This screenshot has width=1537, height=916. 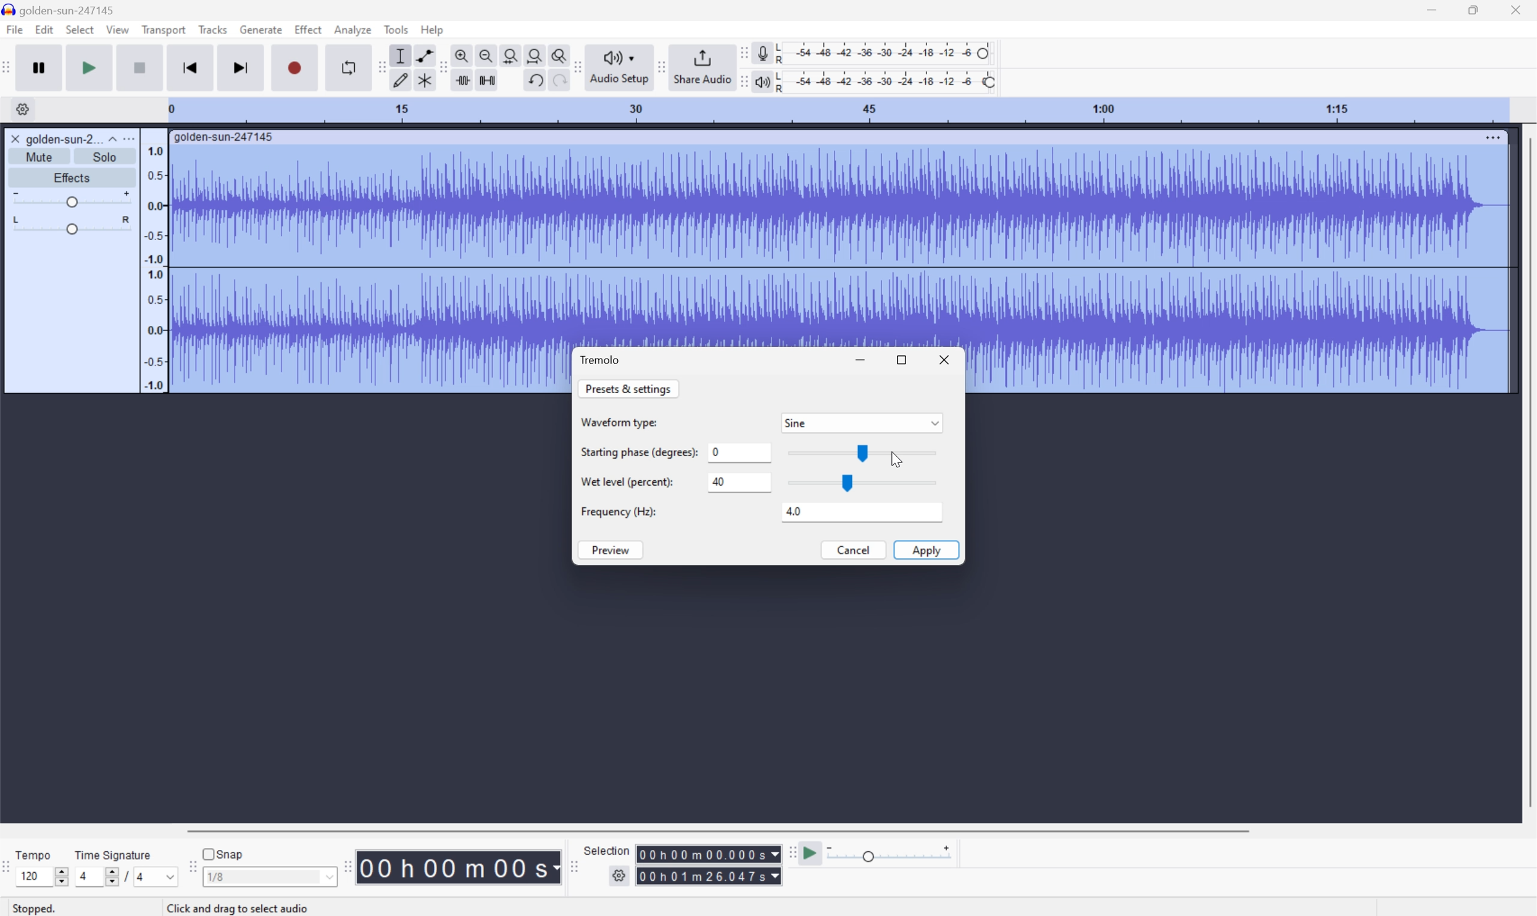 I want to click on Silence audio selection, so click(x=489, y=78).